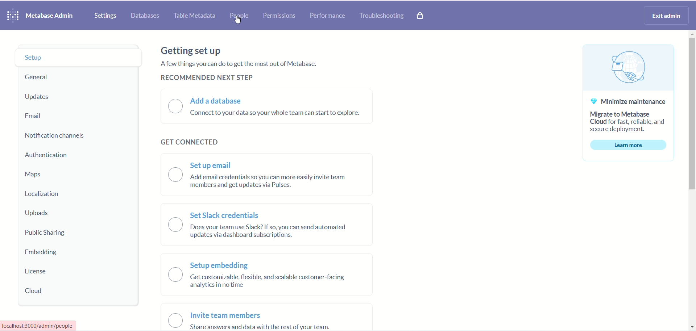 This screenshot has height=331, width=696. What do you see at coordinates (667, 16) in the screenshot?
I see `exit admin` at bounding box center [667, 16].